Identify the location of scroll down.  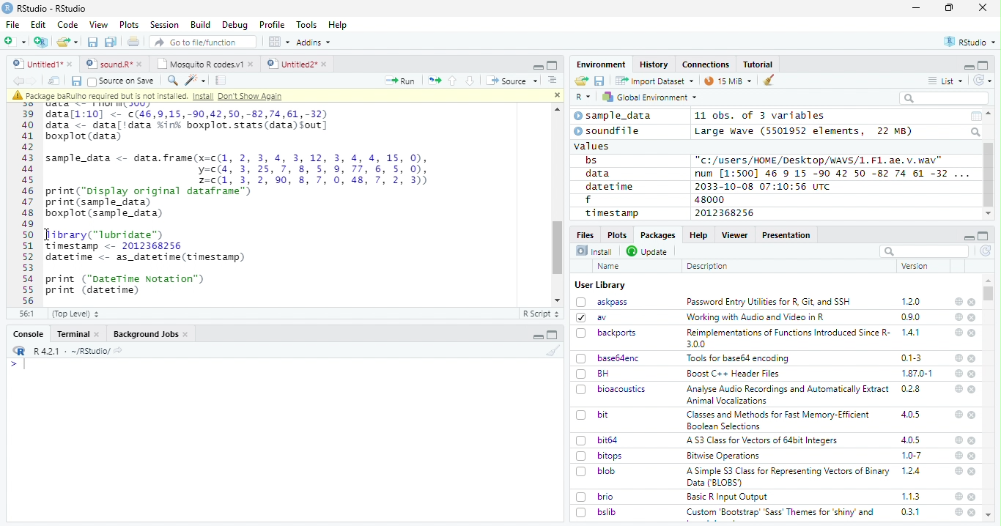
(988, 214).